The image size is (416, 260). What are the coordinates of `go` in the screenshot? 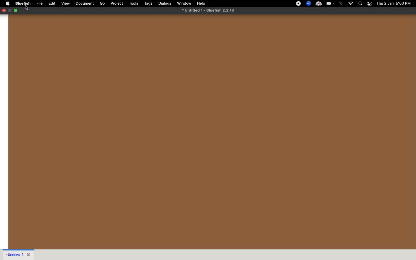 It's located at (103, 3).